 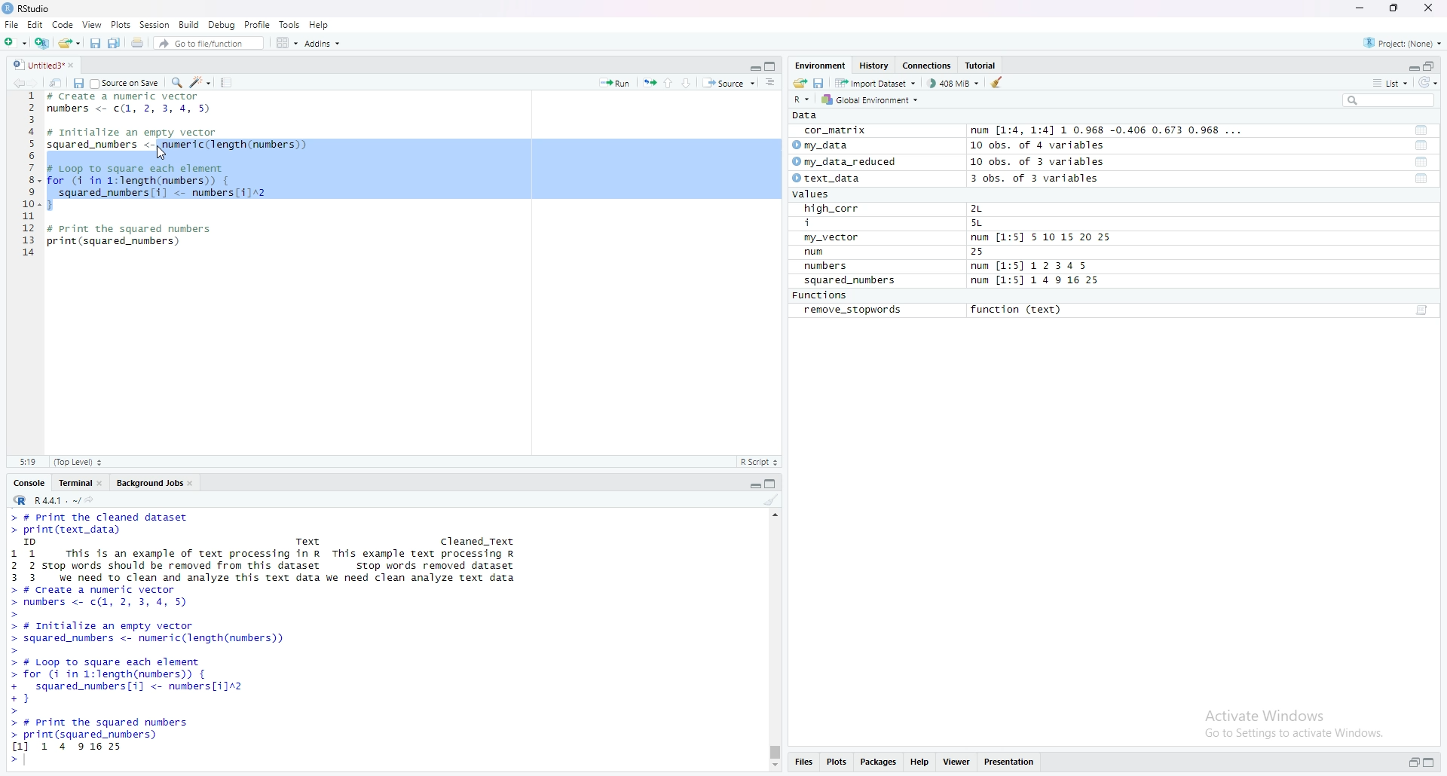 What do you see at coordinates (194, 481) in the screenshot?
I see `close` at bounding box center [194, 481].